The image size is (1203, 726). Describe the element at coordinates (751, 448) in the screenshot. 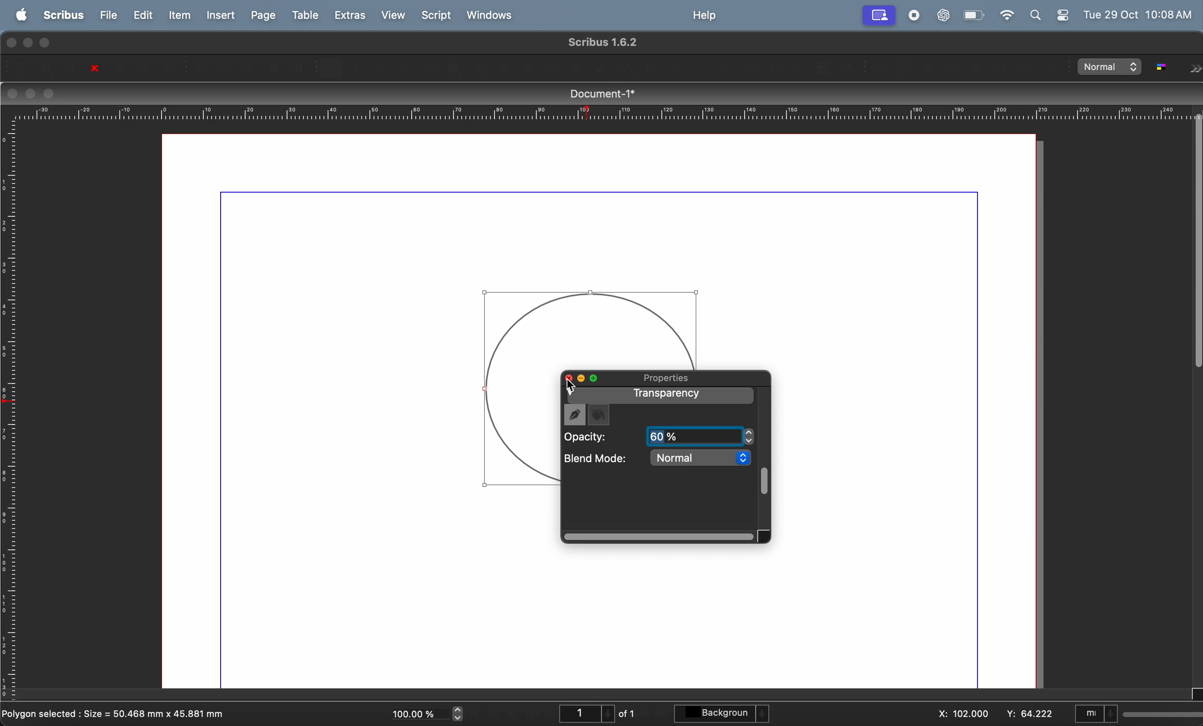

I see `Cursor` at that location.